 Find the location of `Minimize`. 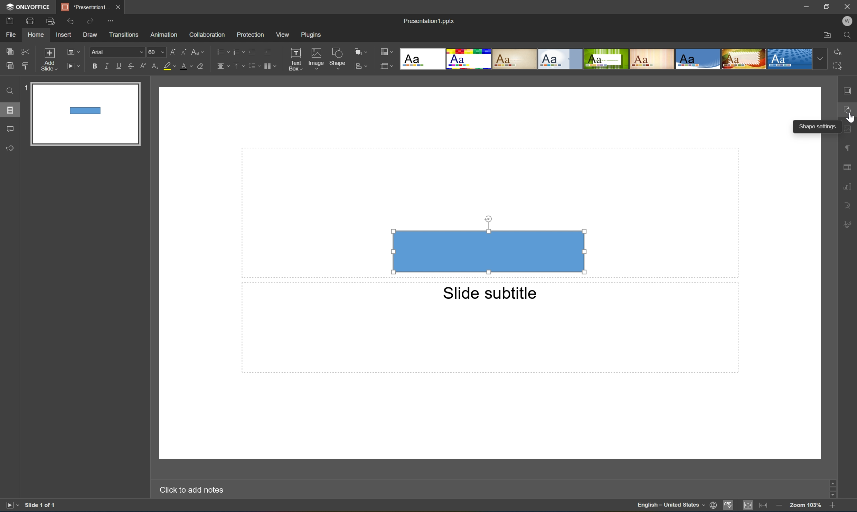

Minimize is located at coordinates (803, 6).